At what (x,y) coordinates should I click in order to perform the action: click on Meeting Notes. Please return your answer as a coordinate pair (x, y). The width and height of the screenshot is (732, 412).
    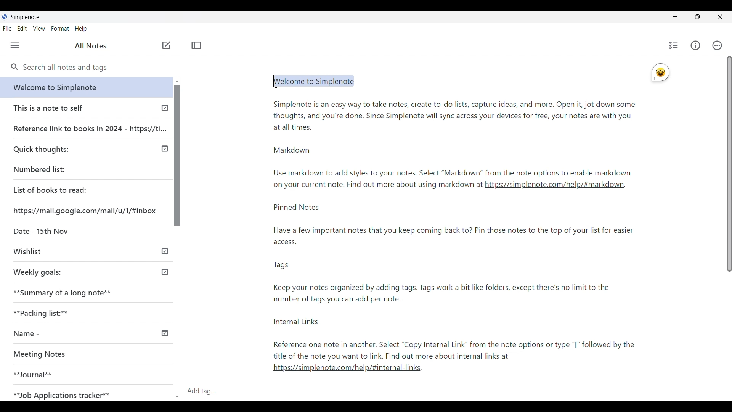
    Looking at the image, I should click on (43, 353).